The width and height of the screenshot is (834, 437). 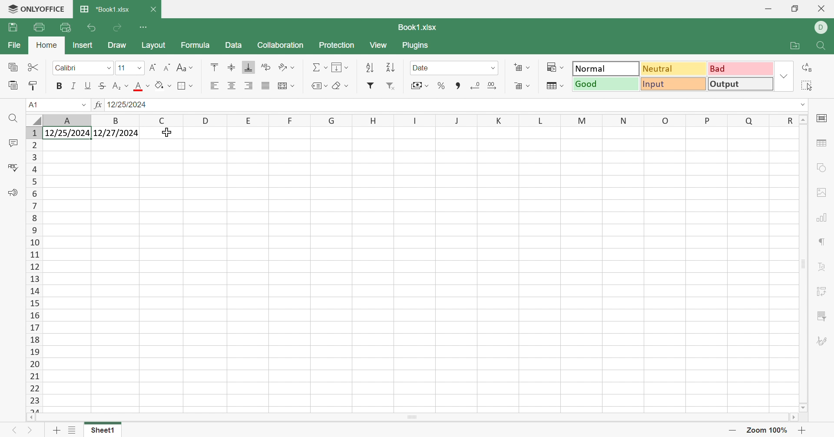 What do you see at coordinates (523, 86) in the screenshot?
I see `Delete cells` at bounding box center [523, 86].